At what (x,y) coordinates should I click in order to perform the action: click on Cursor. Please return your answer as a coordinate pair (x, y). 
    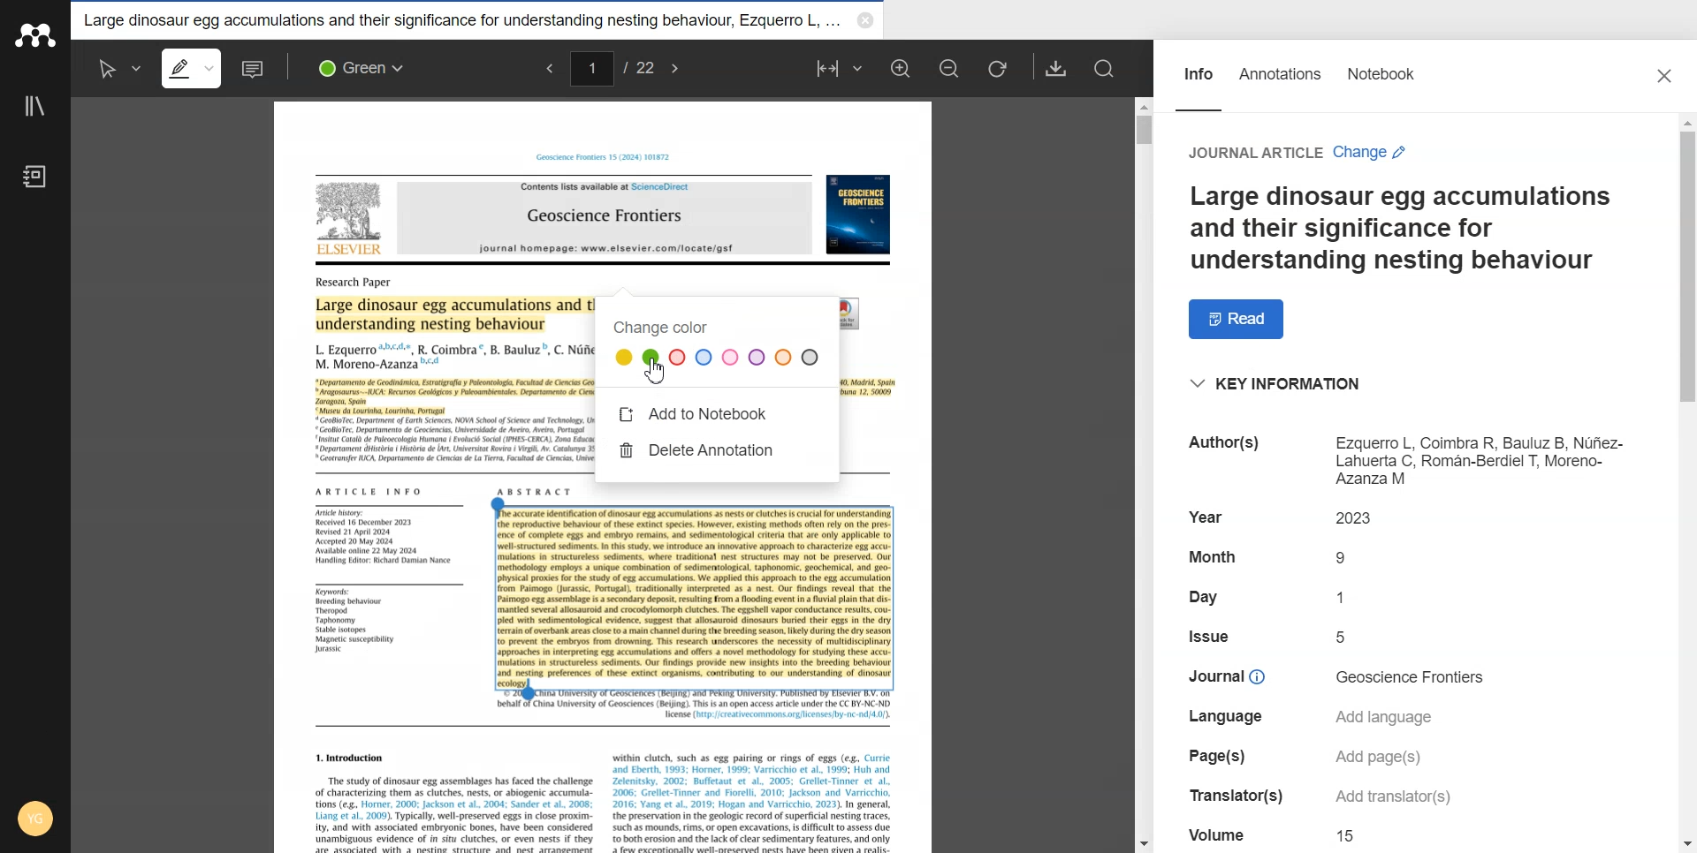
    Looking at the image, I should click on (657, 370).